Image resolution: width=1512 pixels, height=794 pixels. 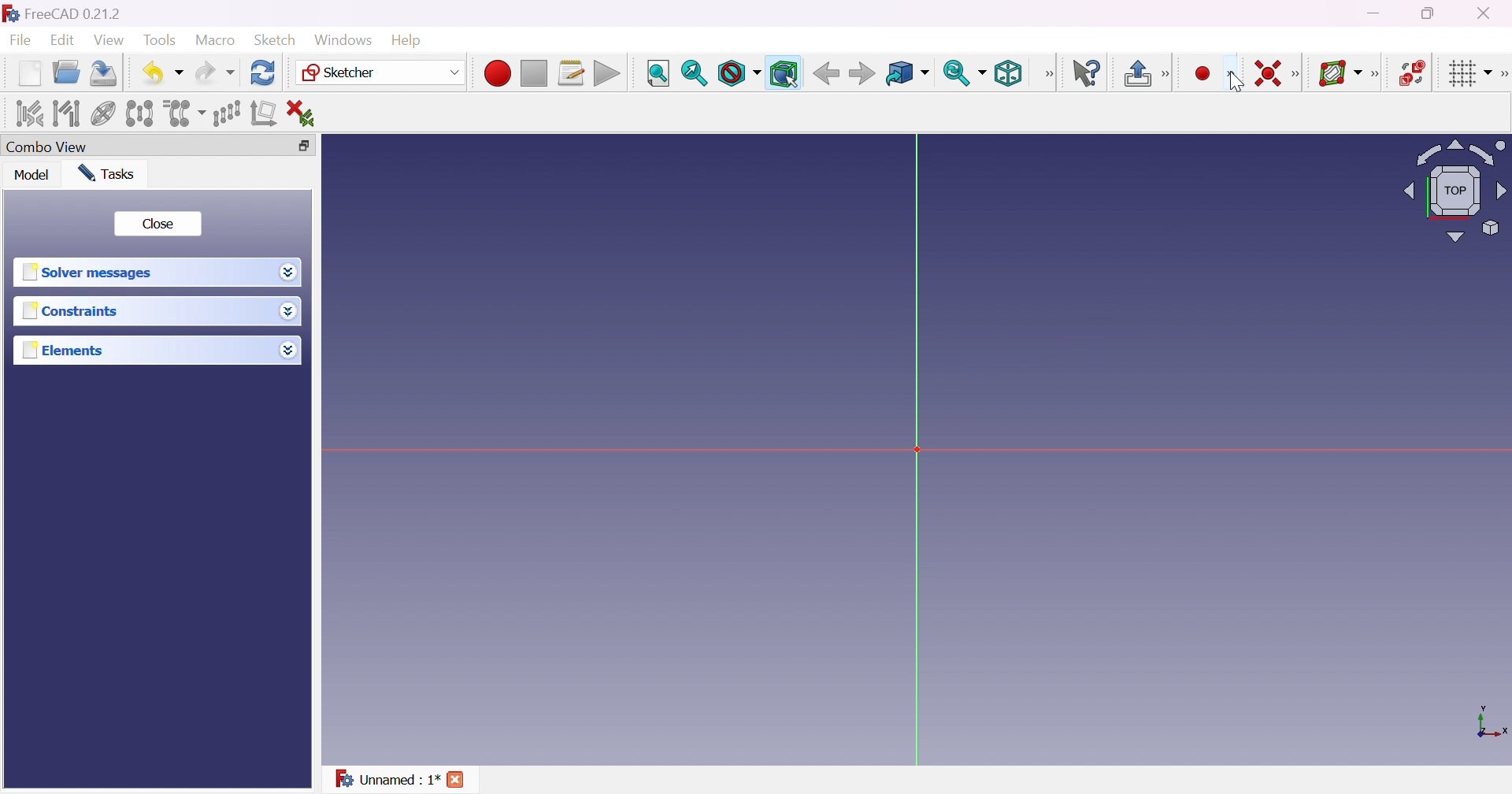 I want to click on Constraints, so click(x=74, y=311).